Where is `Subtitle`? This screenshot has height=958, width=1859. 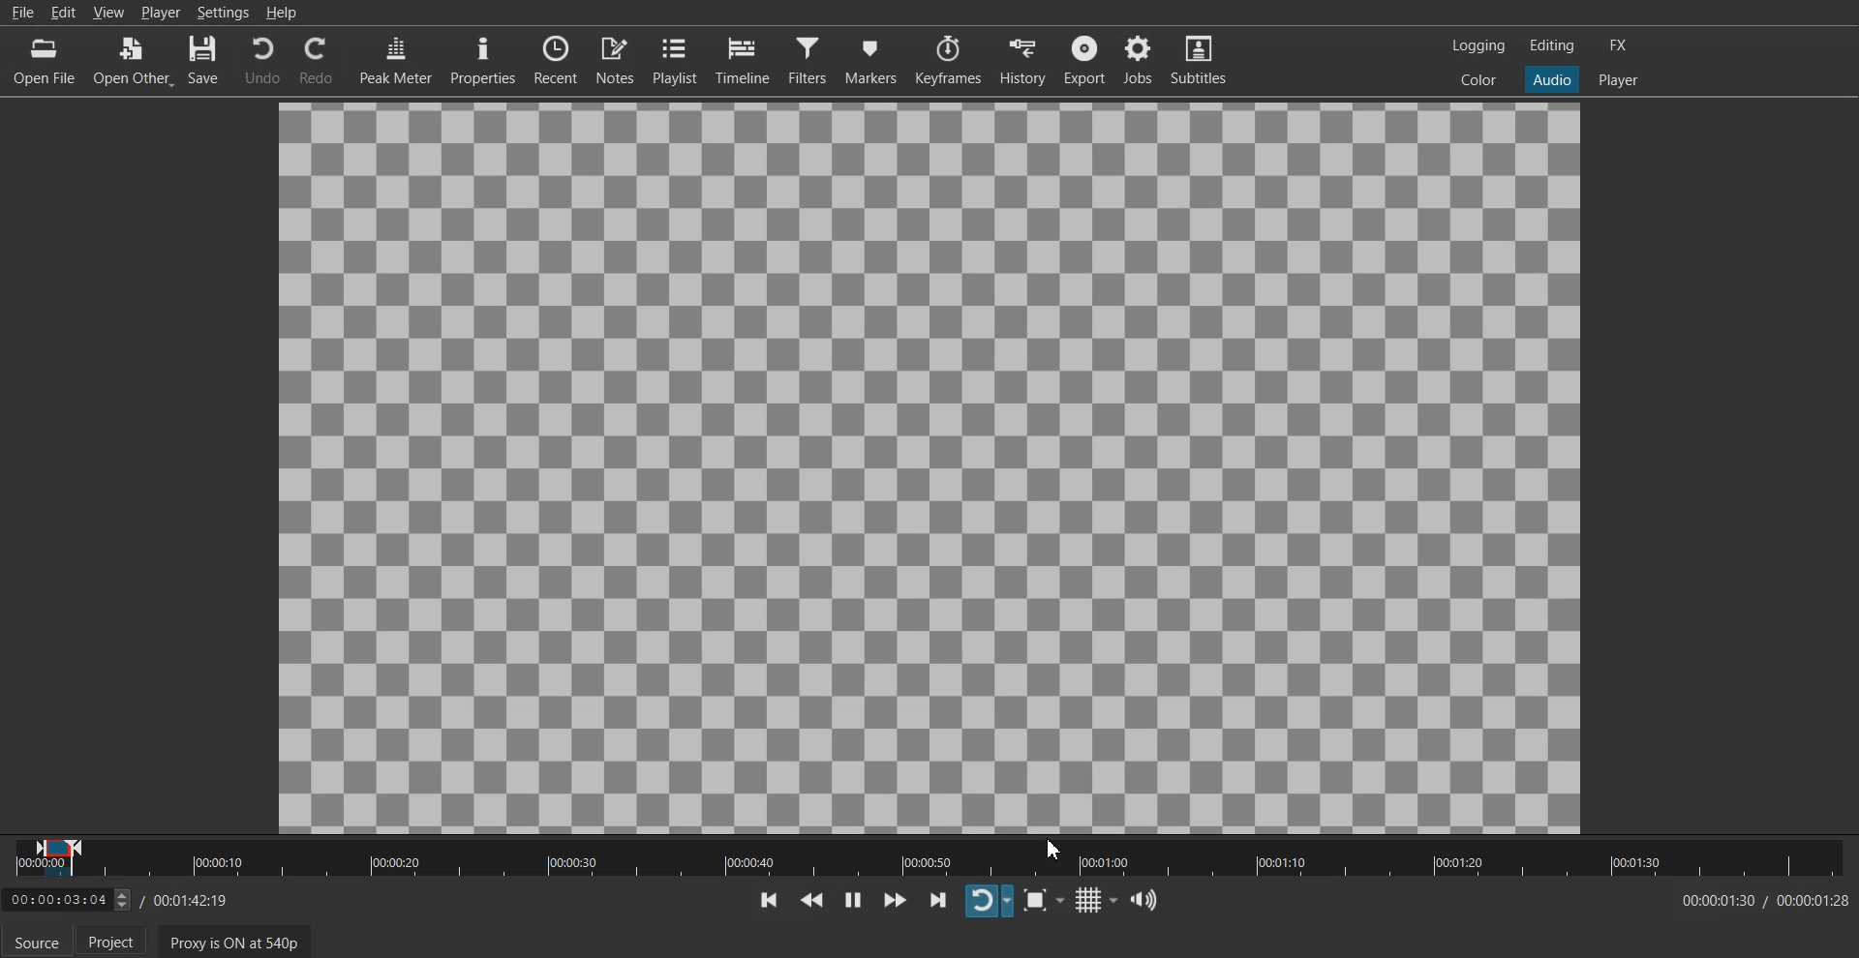
Subtitle is located at coordinates (1200, 59).